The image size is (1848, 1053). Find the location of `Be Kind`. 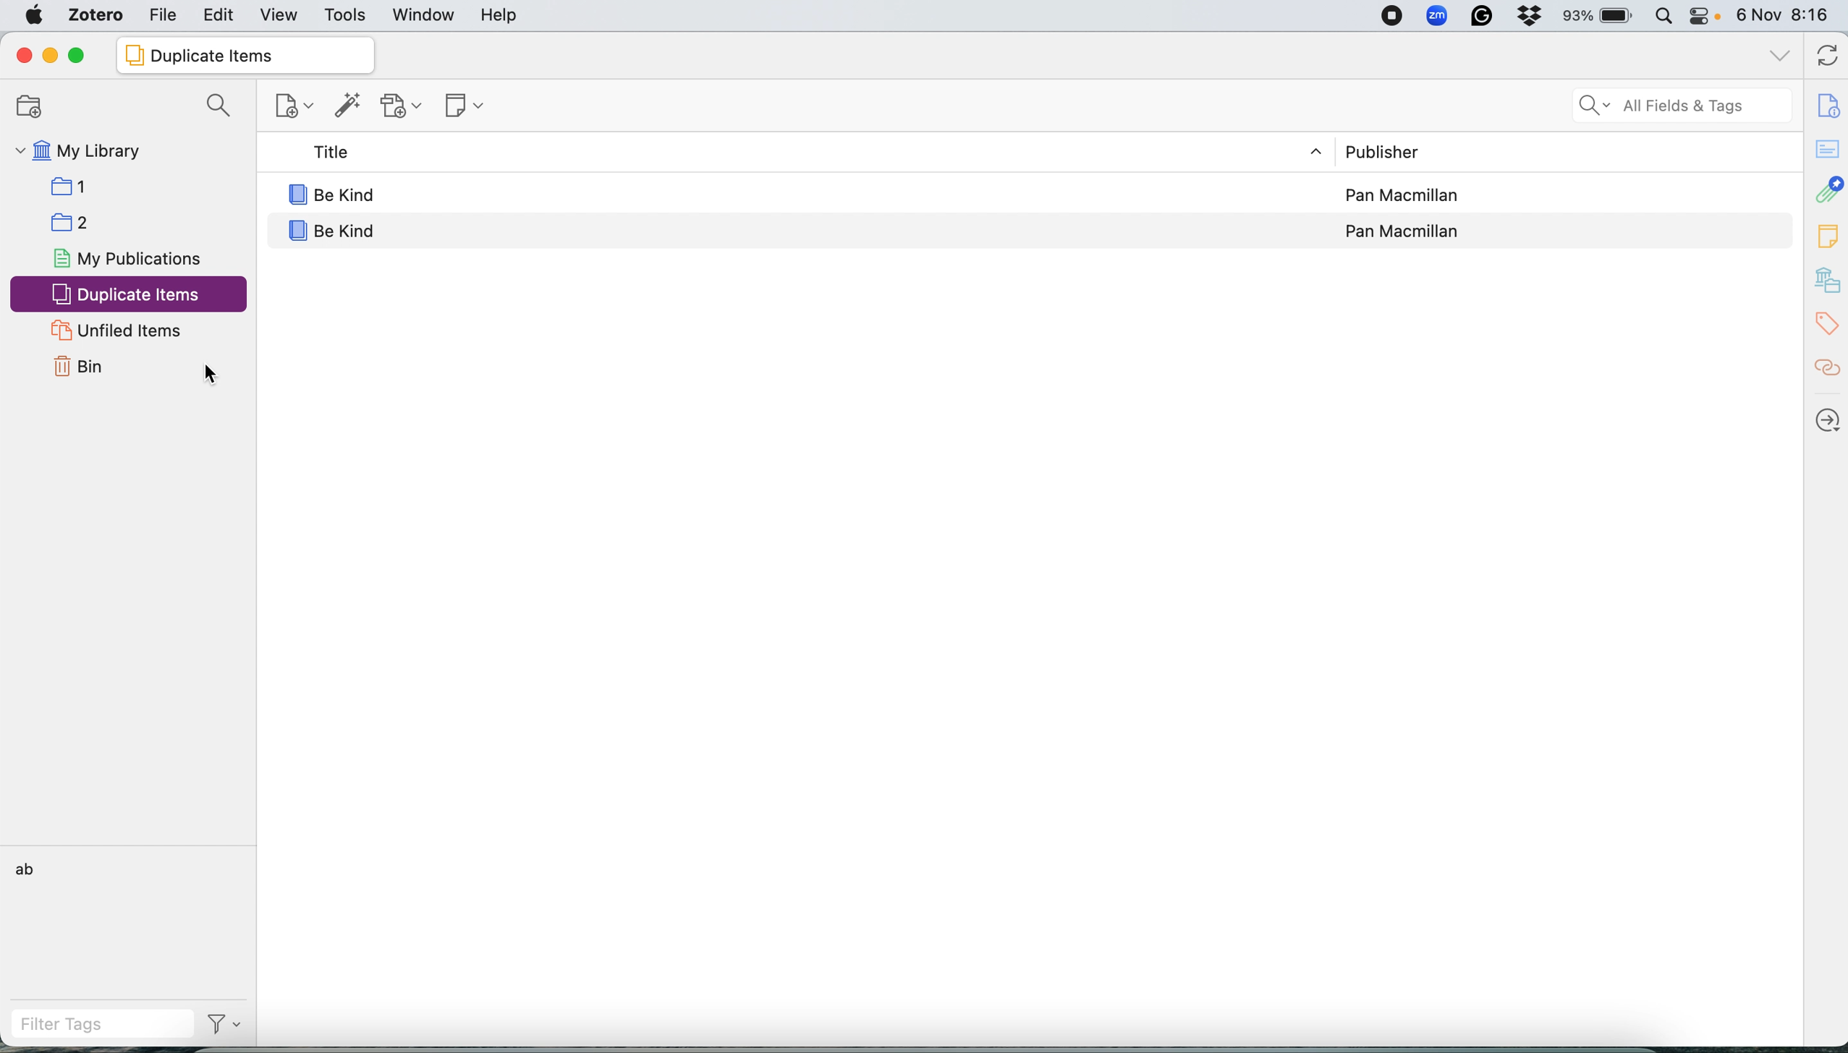

Be Kind is located at coordinates (778, 226).